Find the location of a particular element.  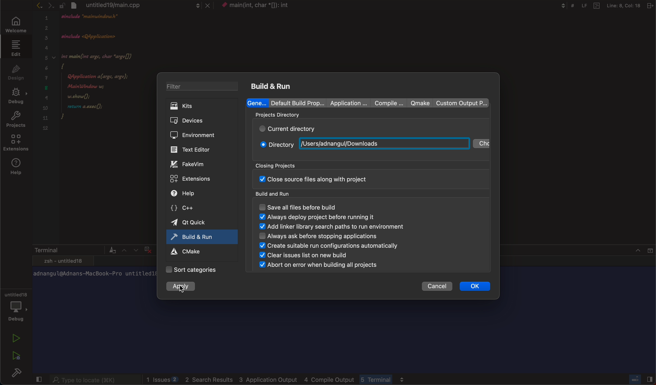

file tab is located at coordinates (140, 5).